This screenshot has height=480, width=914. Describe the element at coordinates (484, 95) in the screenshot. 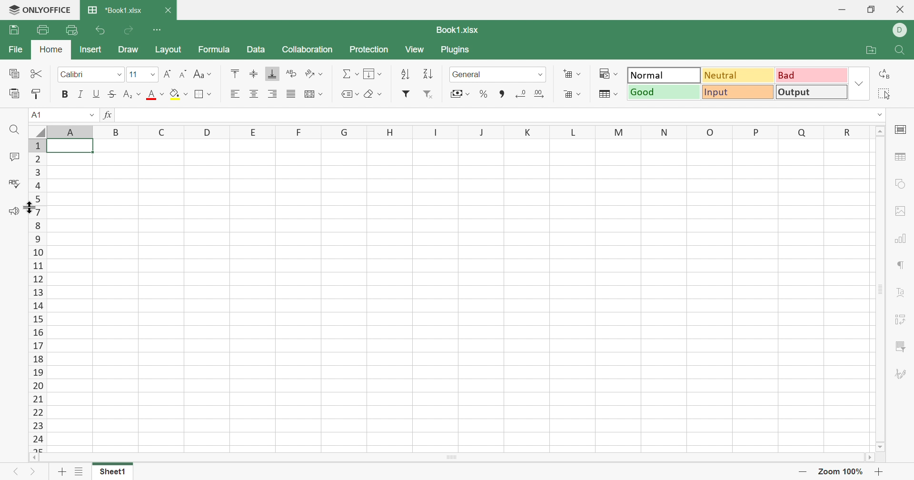

I see `Percentage style` at that location.